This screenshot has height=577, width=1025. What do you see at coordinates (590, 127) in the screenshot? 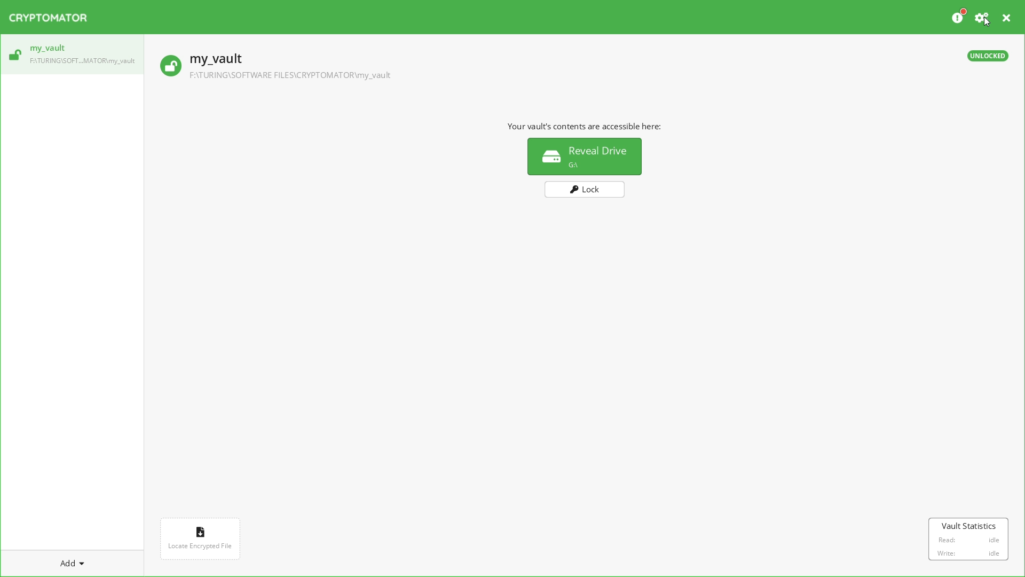
I see `Text` at bounding box center [590, 127].